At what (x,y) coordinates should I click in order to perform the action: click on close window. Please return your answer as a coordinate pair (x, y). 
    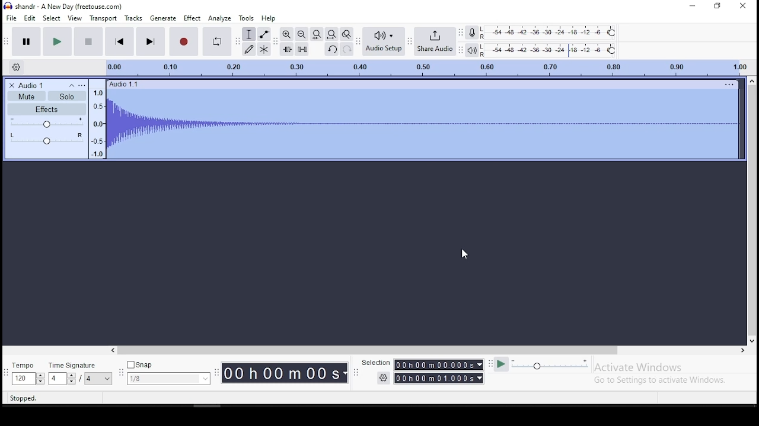
    Looking at the image, I should click on (742, 7).